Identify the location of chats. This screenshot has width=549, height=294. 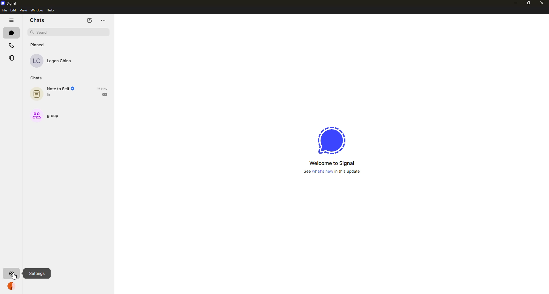
(37, 78).